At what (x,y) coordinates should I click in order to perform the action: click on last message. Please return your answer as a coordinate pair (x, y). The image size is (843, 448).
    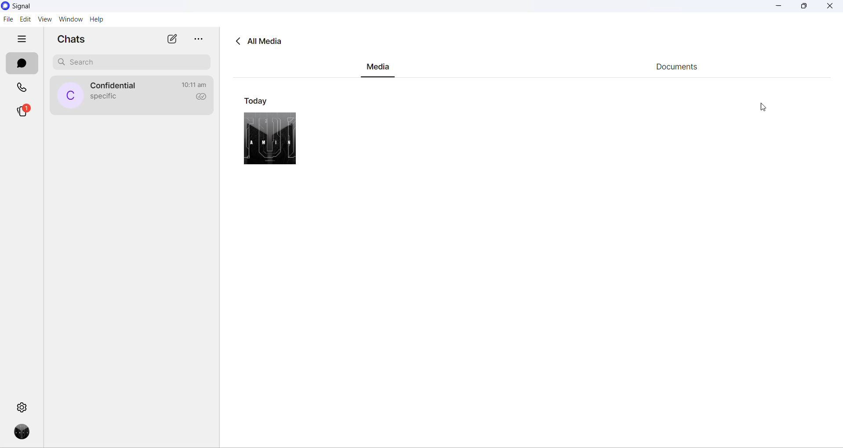
    Looking at the image, I should click on (102, 98).